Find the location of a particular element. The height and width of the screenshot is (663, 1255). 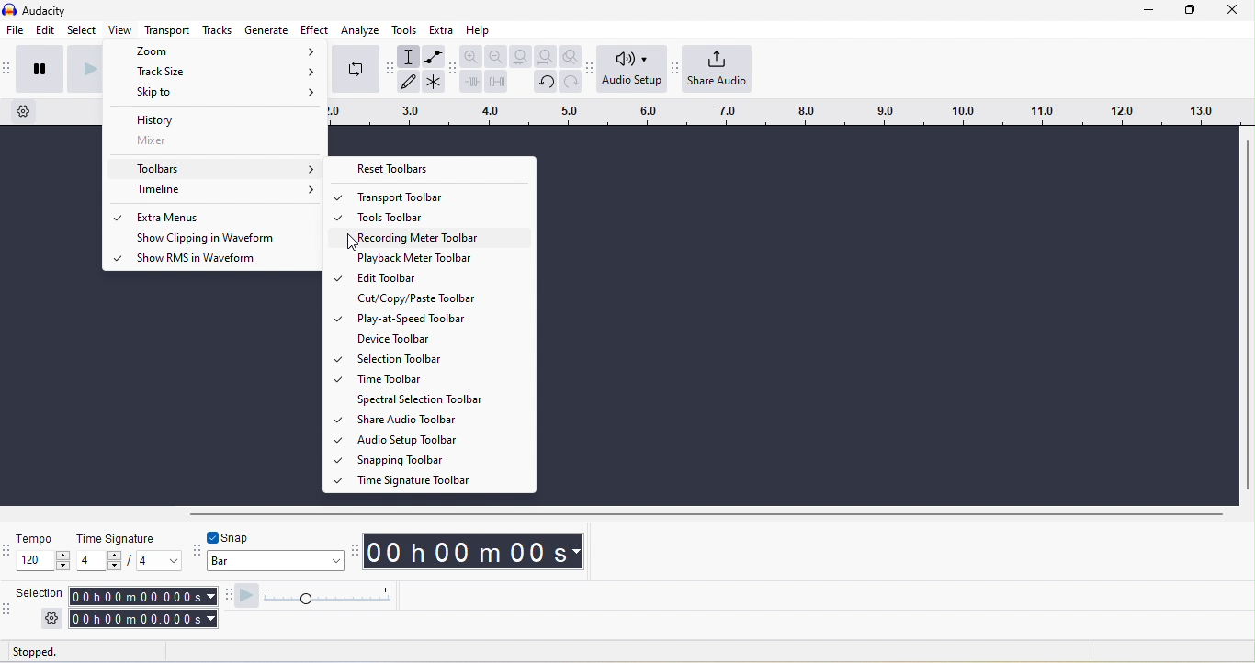

zoom tool is located at coordinates (570, 56).